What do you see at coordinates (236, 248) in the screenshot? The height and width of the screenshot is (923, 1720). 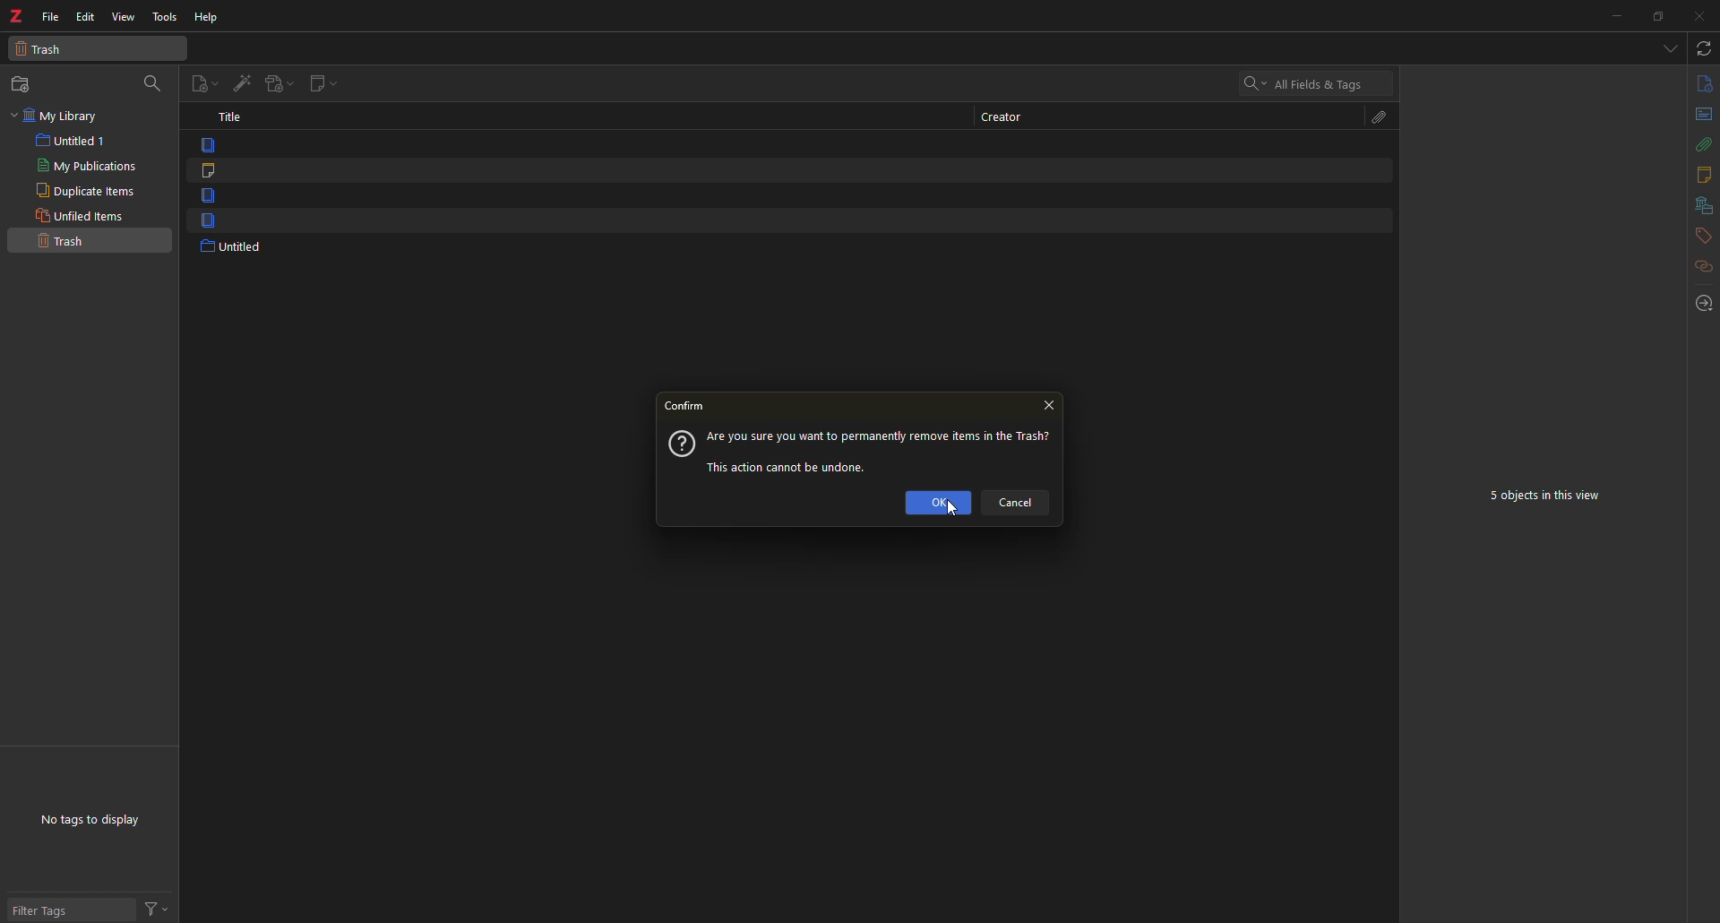 I see `untitled` at bounding box center [236, 248].